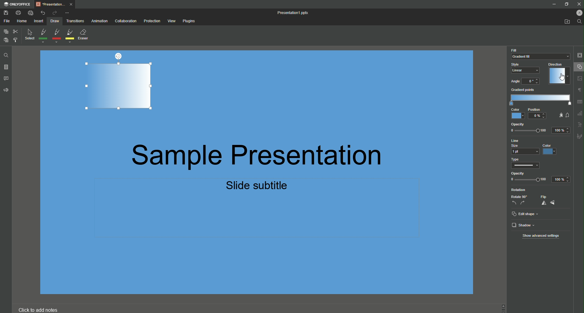 The height and width of the screenshot is (313, 584). I want to click on Plugins, so click(190, 21).